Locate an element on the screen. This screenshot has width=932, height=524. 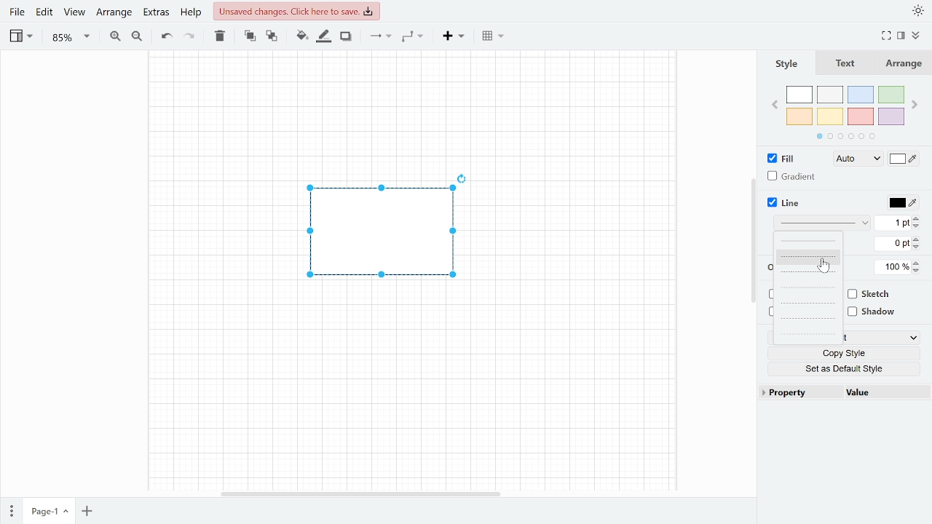
Undo is located at coordinates (165, 36).